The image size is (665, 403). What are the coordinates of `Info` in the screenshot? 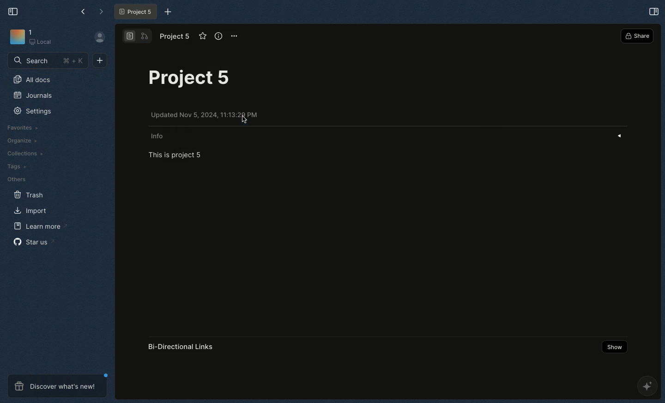 It's located at (218, 36).